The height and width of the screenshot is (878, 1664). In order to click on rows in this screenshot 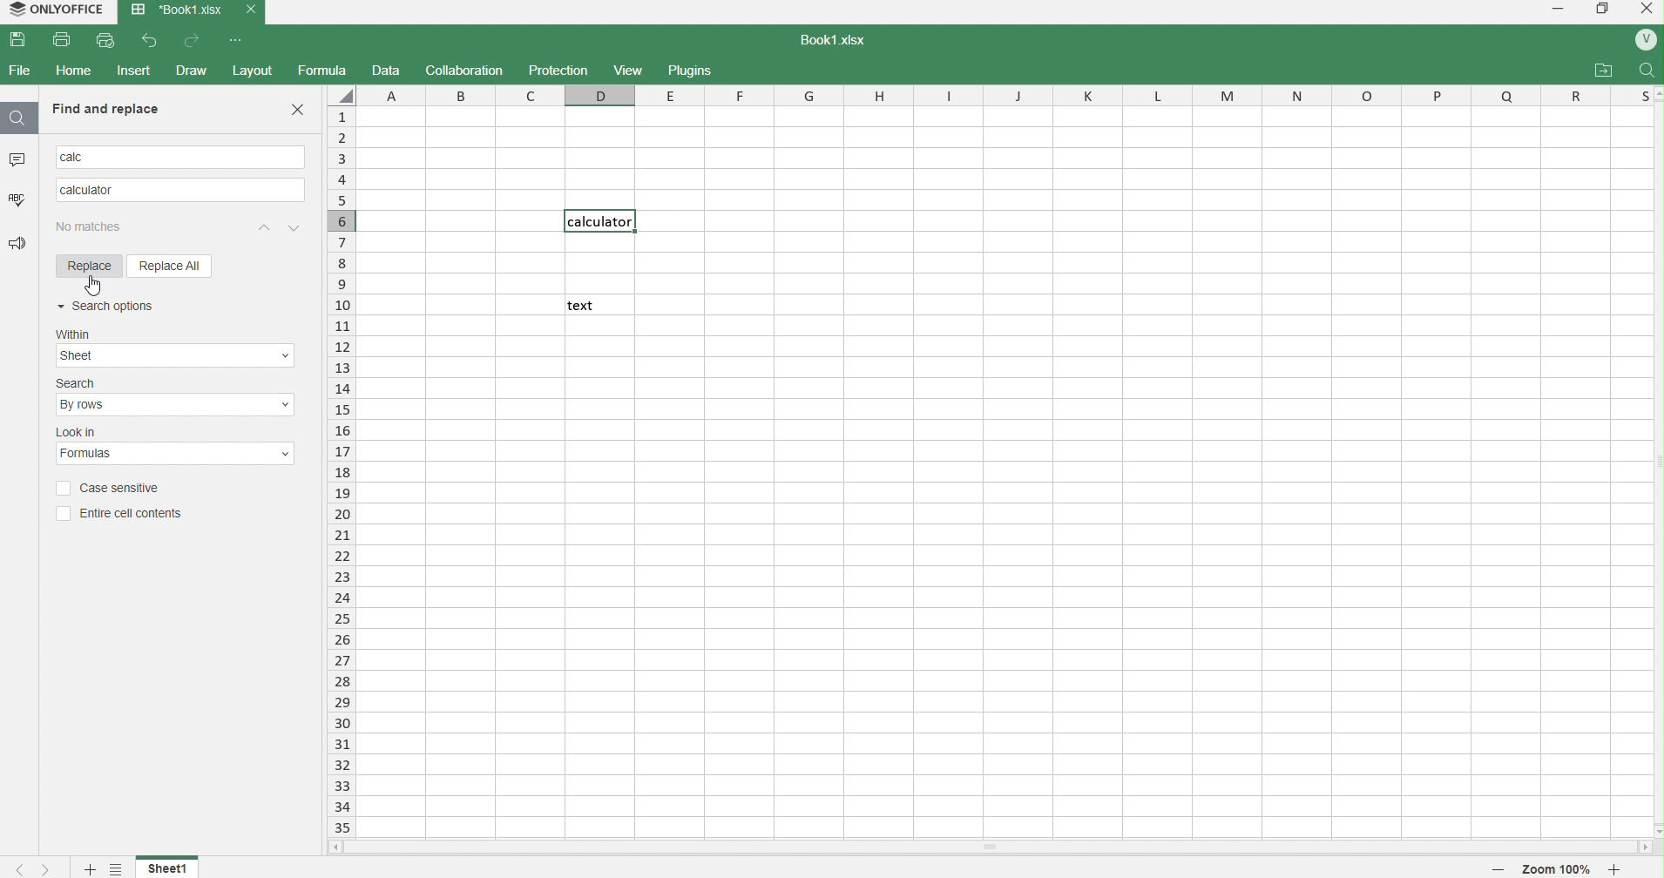, I will do `click(346, 469)`.